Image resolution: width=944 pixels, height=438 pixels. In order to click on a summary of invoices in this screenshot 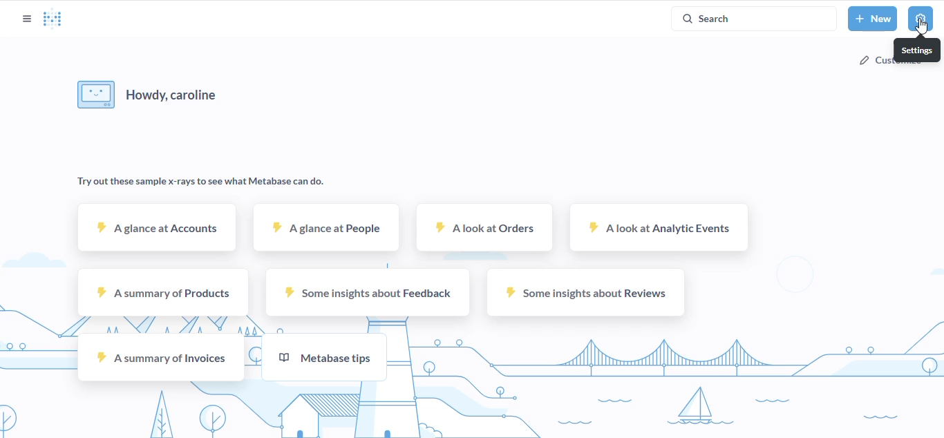, I will do `click(160, 356)`.